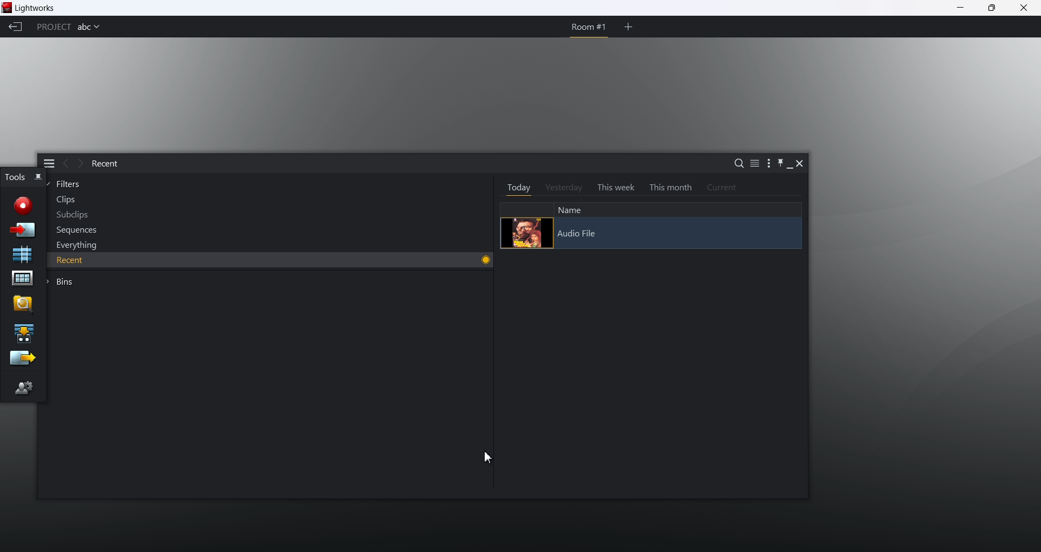 Image resolution: width=1041 pixels, height=552 pixels. I want to click on current, so click(718, 188).